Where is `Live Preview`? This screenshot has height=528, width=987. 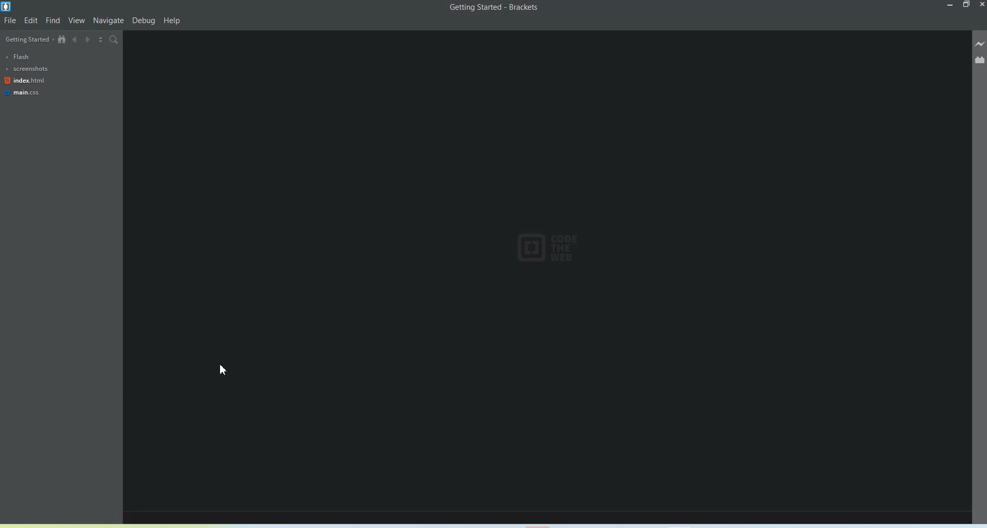
Live Preview is located at coordinates (980, 43).